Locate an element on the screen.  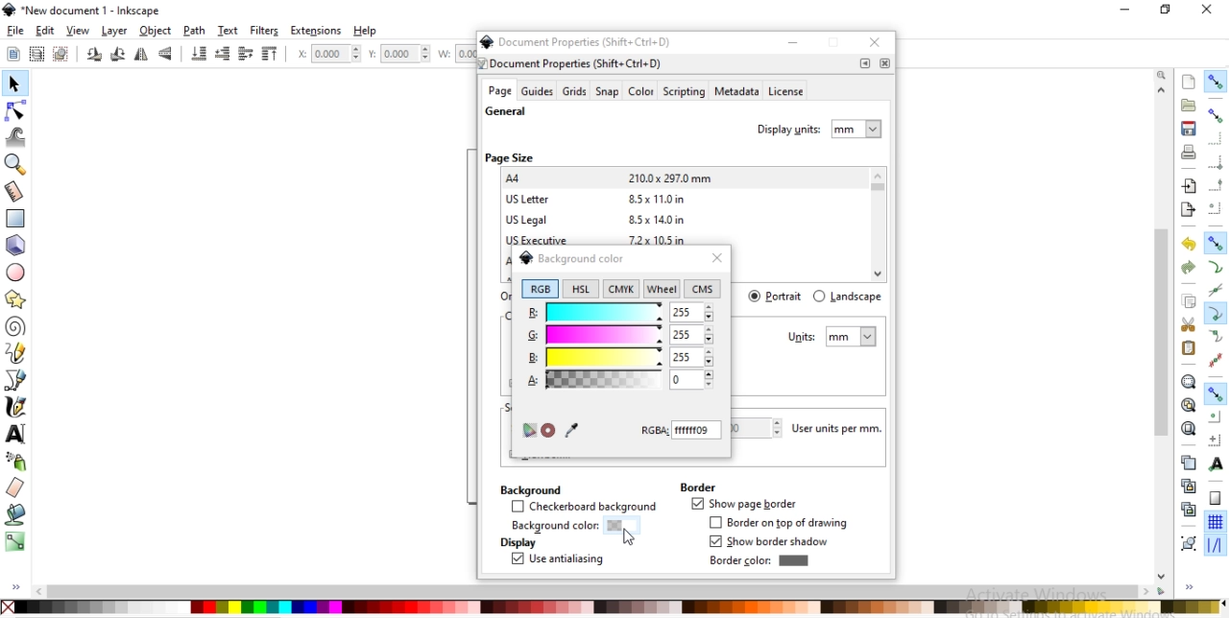
3d boxes is located at coordinates (15, 246).